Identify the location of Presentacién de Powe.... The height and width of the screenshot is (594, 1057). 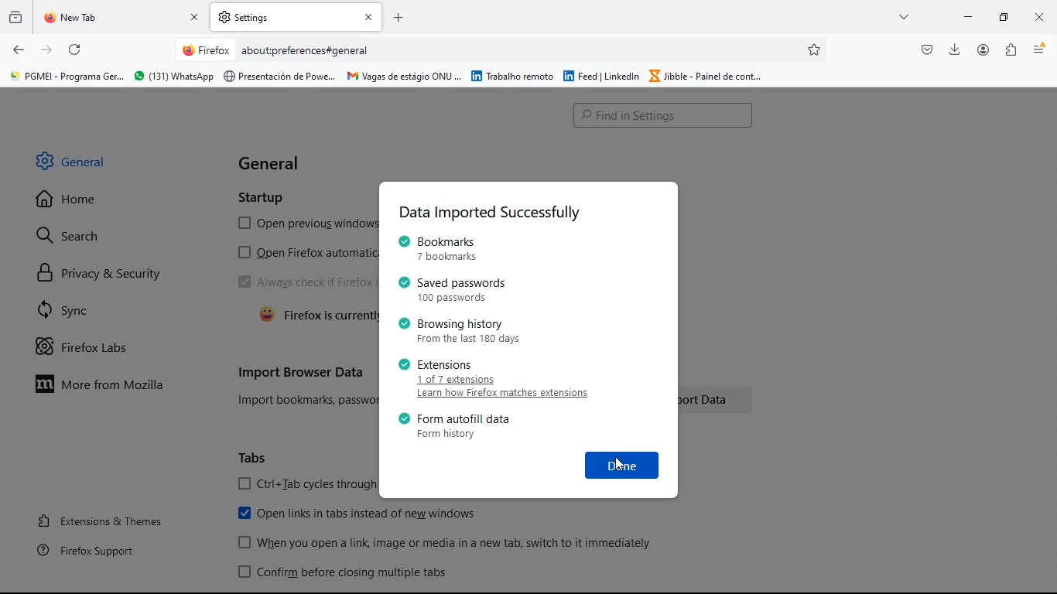
(280, 77).